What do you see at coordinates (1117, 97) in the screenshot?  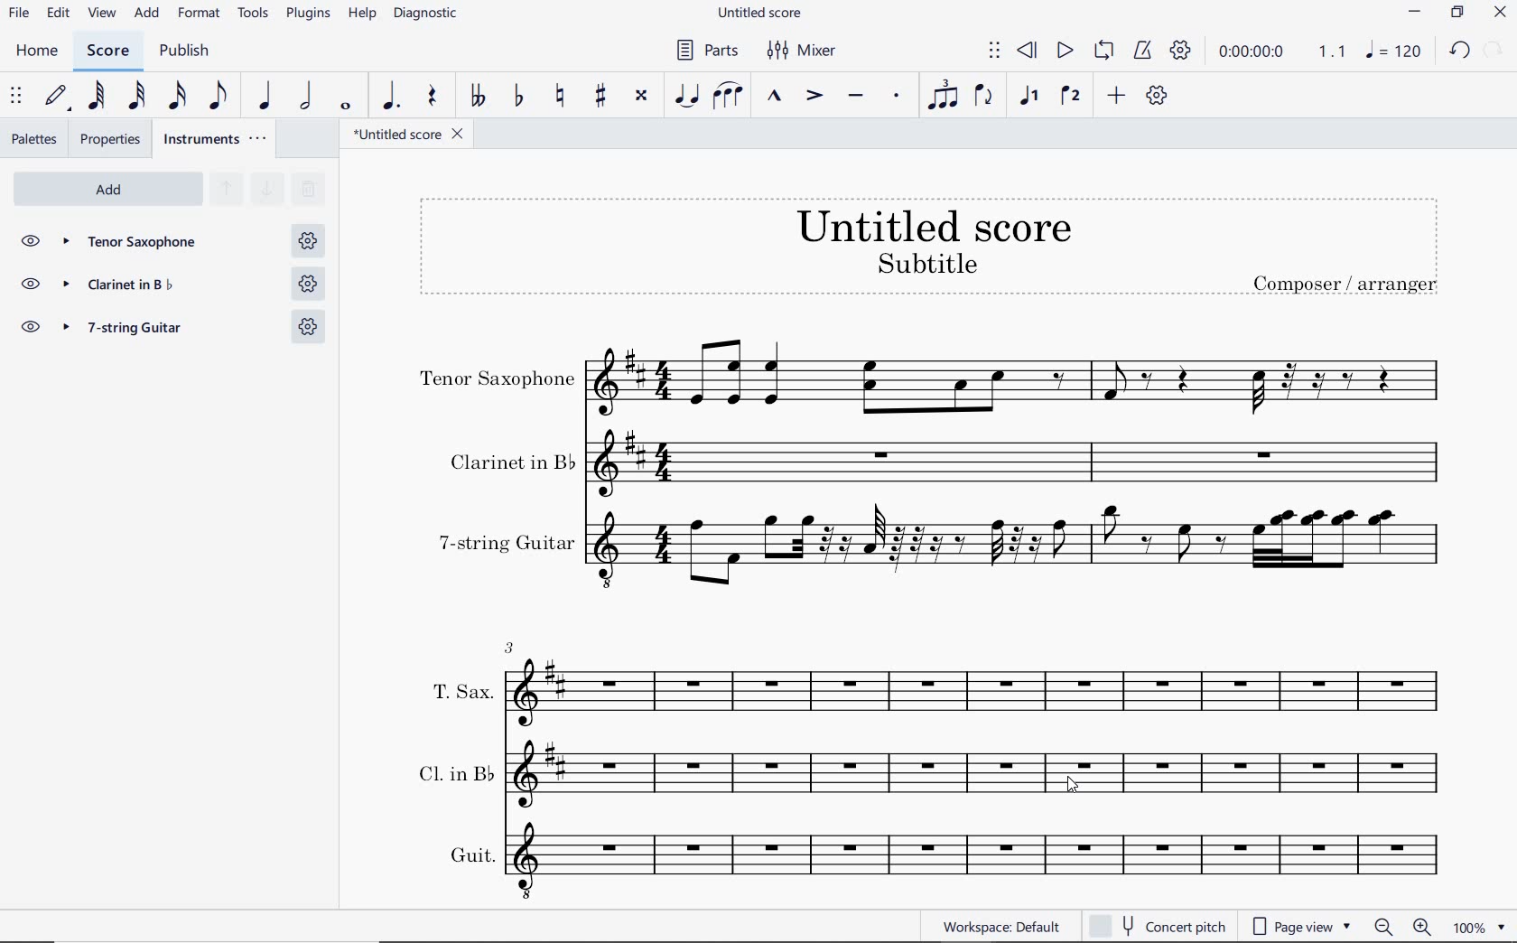 I see `ADD` at bounding box center [1117, 97].